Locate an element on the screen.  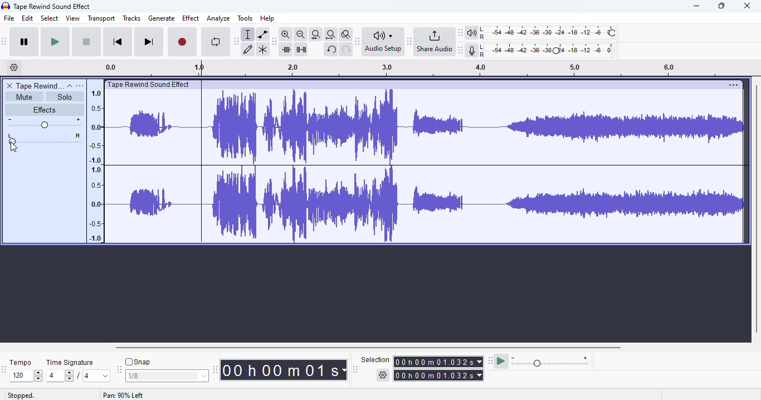
fit selection to width is located at coordinates (316, 35).